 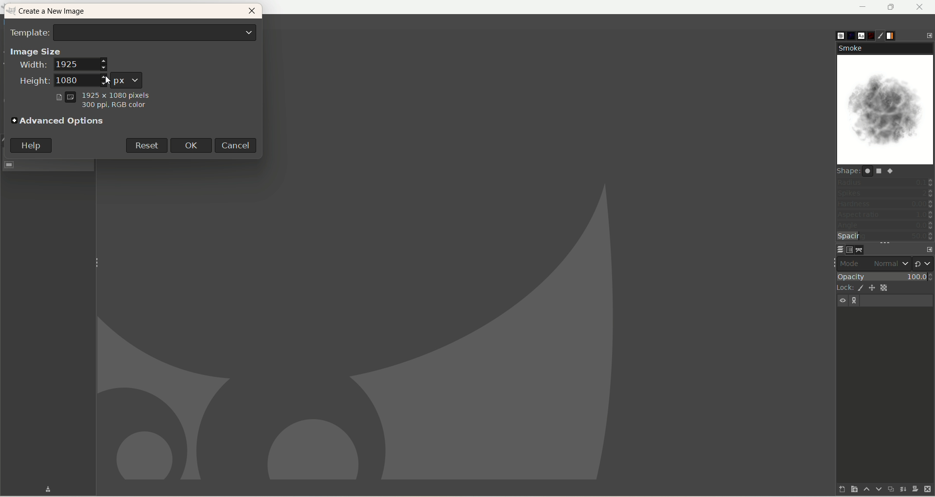 I want to click on delete this layer, so click(x=928, y=490).